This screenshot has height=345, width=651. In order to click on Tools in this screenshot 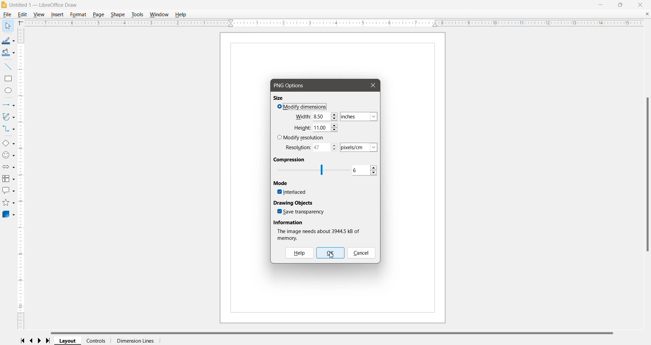, I will do `click(137, 15)`.